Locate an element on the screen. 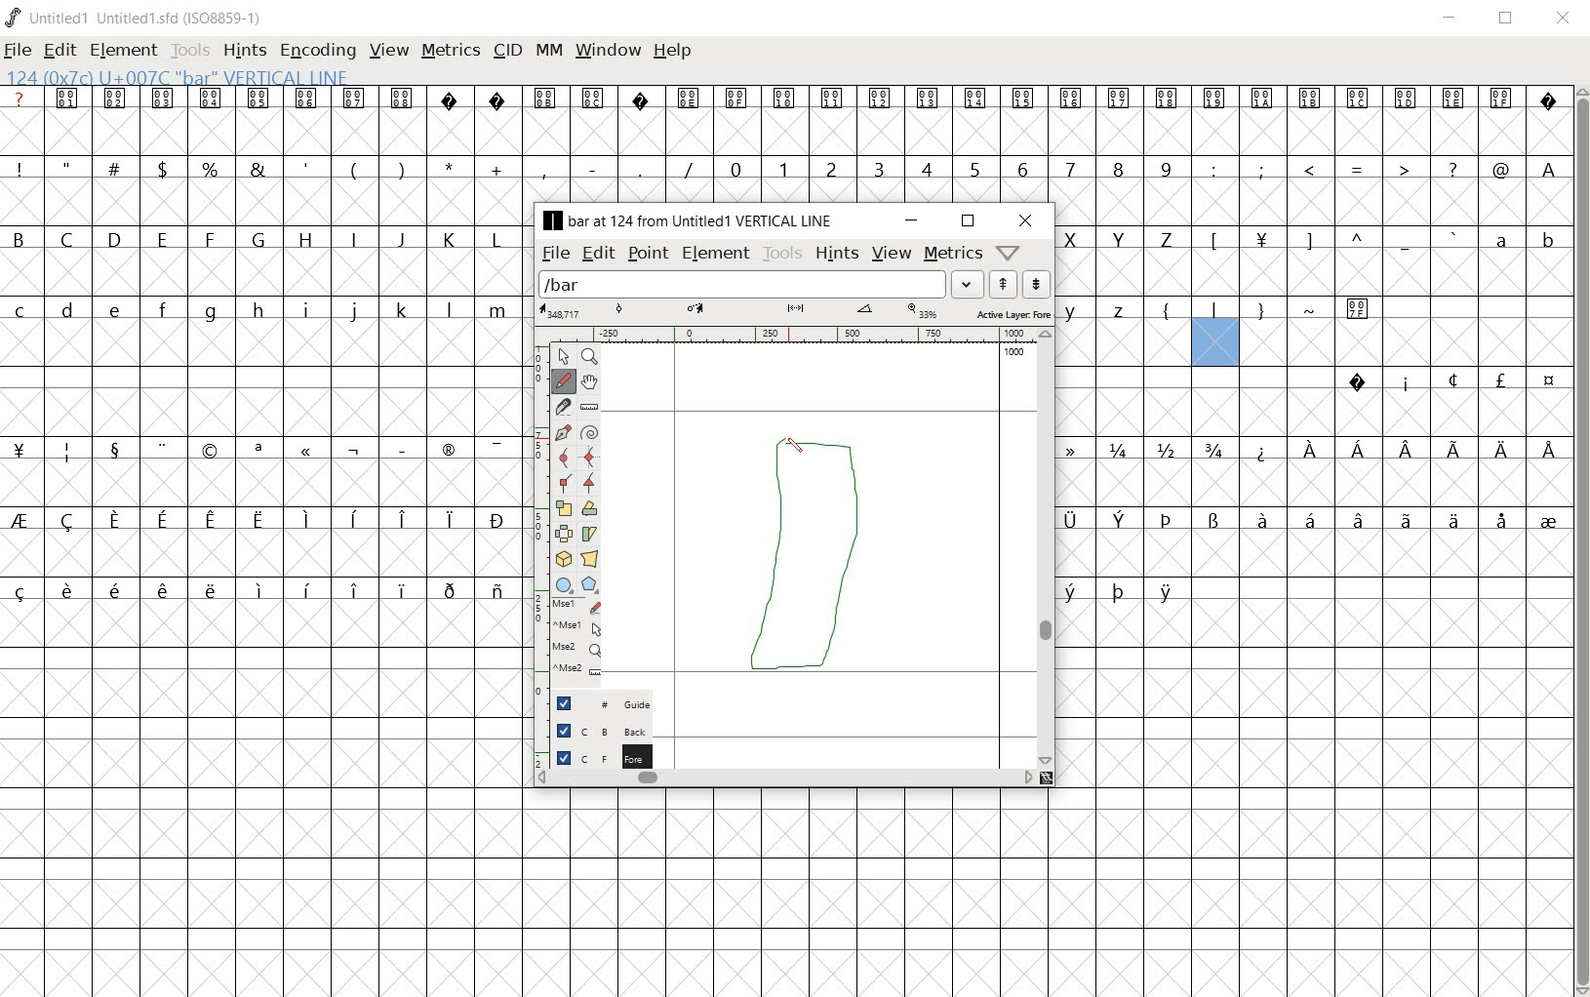 The width and height of the screenshot is (1590, 997). foreground is located at coordinates (593, 754).